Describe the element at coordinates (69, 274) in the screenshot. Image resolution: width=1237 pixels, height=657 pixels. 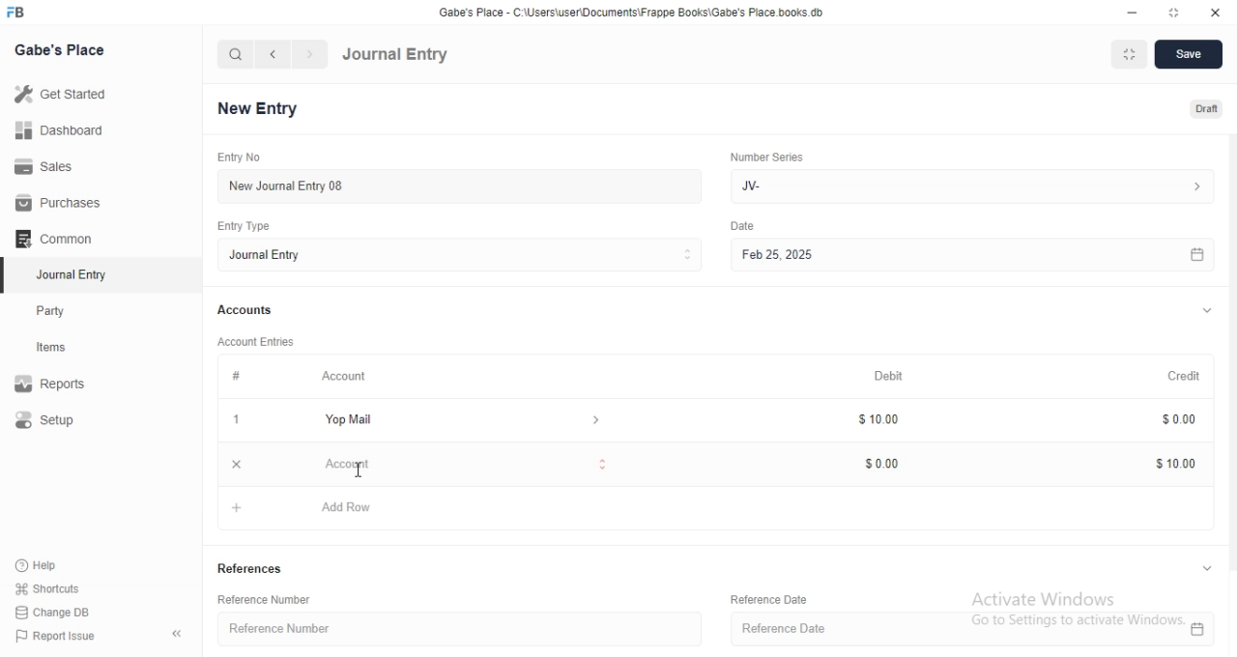
I see `Journal Entry` at that location.